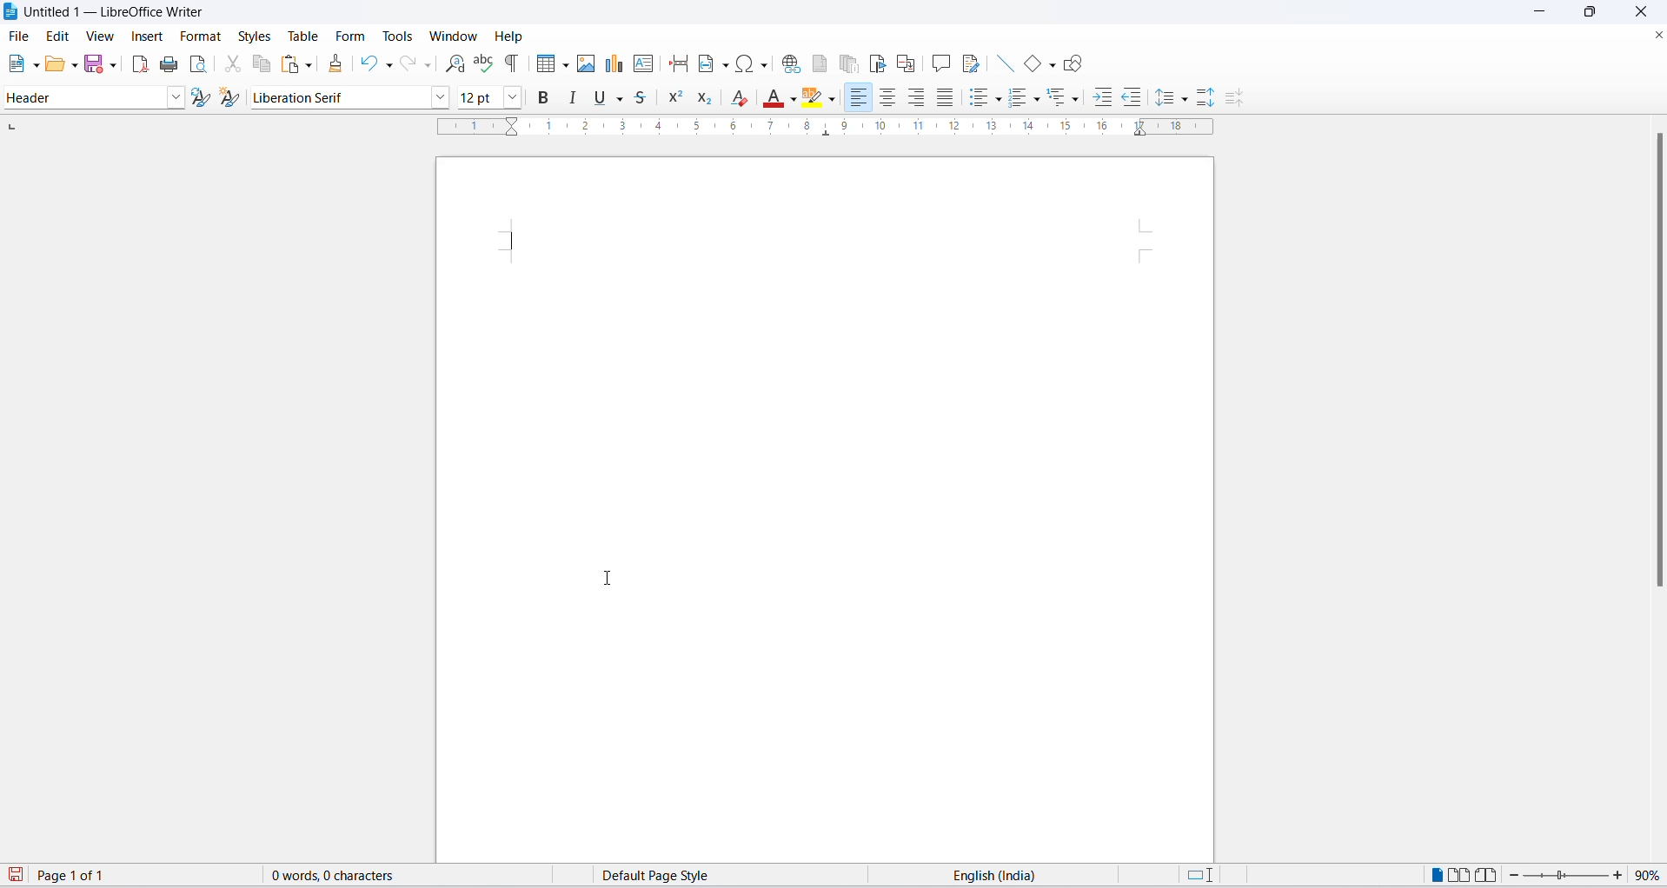 This screenshot has width=1667, height=888. What do you see at coordinates (80, 99) in the screenshot?
I see `style` at bounding box center [80, 99].